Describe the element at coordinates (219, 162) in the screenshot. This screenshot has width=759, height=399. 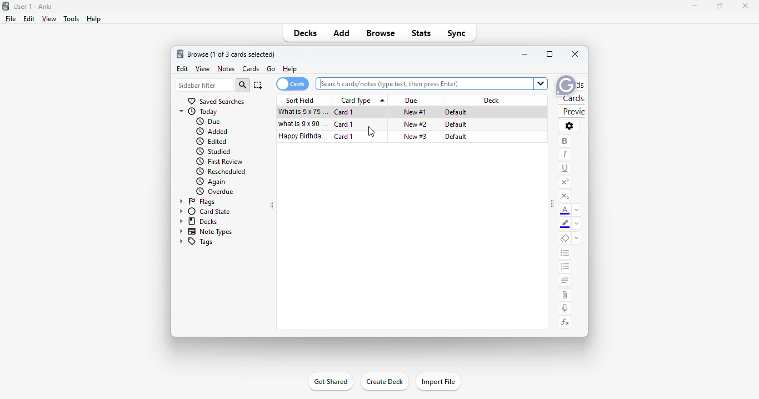
I see `first review` at that location.